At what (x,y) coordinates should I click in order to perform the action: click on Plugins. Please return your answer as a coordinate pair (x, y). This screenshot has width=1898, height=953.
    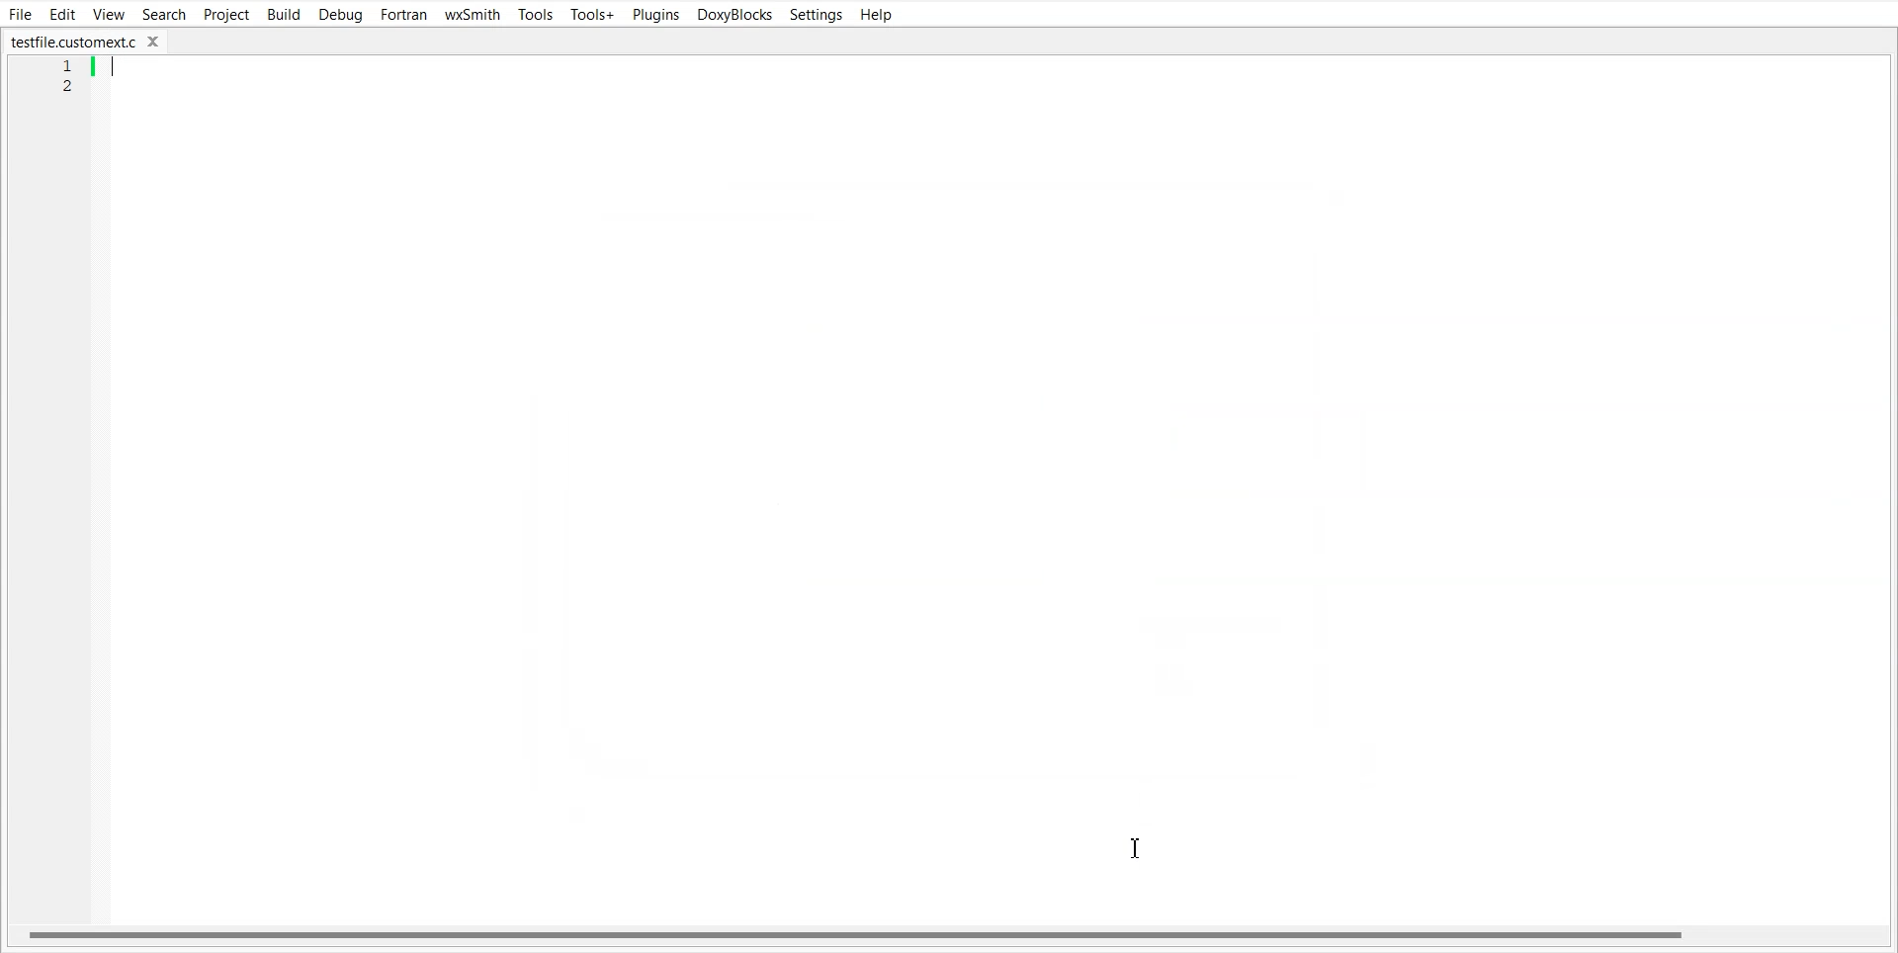
    Looking at the image, I should click on (655, 15).